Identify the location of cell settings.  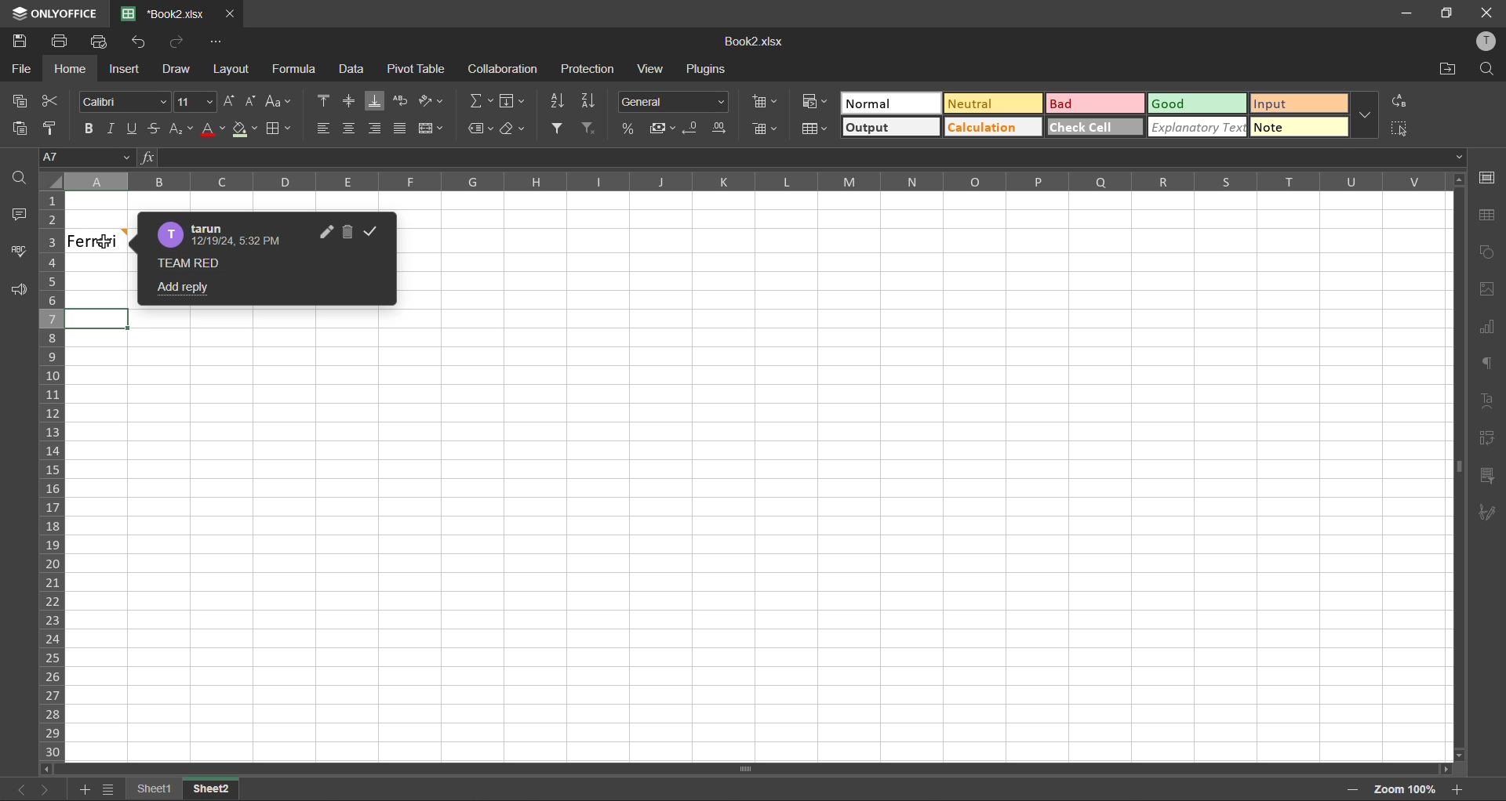
(1491, 179).